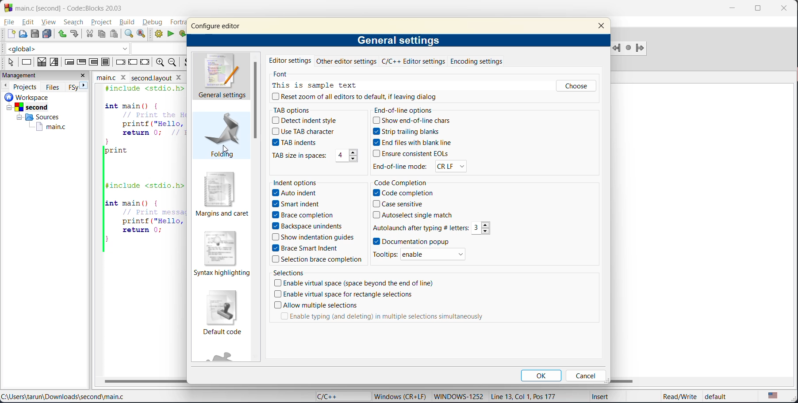  I want to click on view, so click(49, 22).